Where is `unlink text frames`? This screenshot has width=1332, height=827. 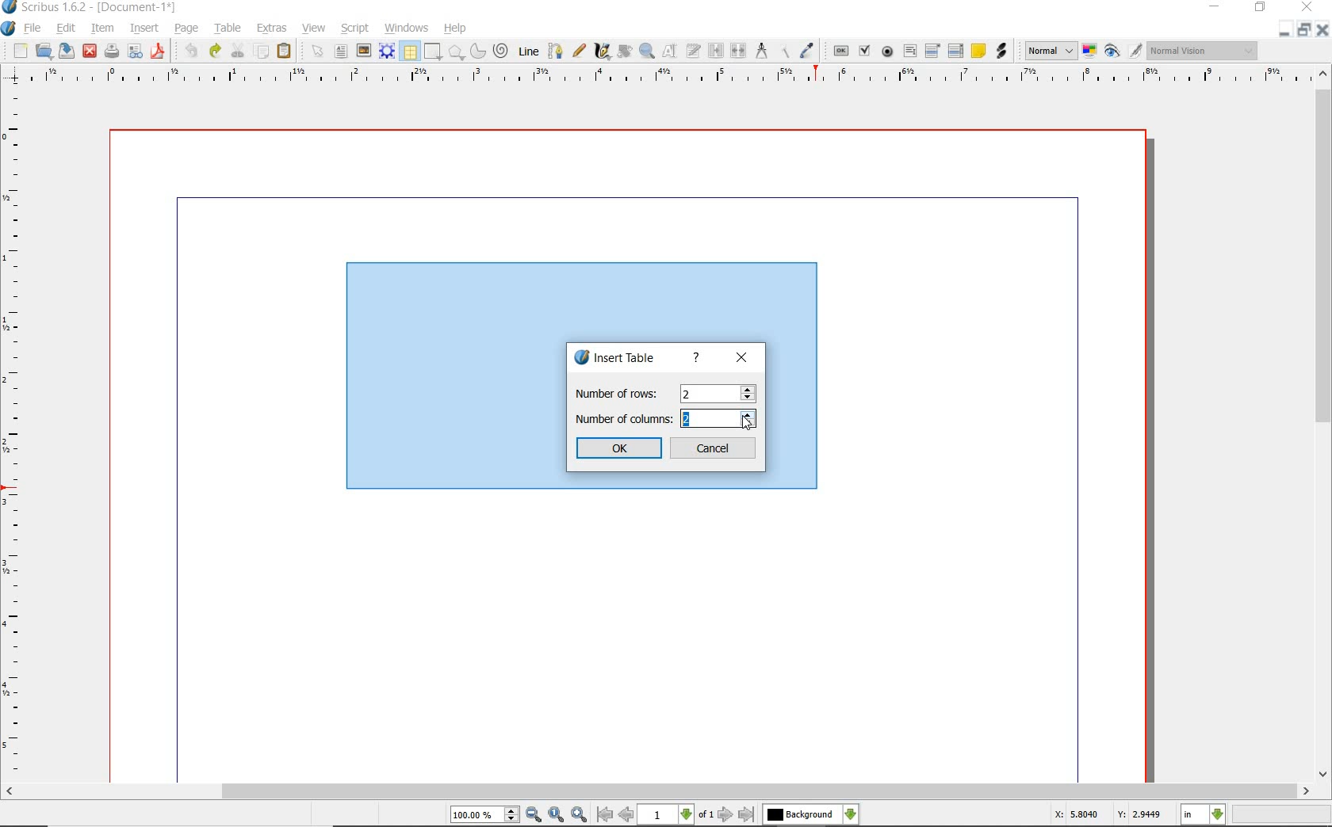
unlink text frames is located at coordinates (740, 51).